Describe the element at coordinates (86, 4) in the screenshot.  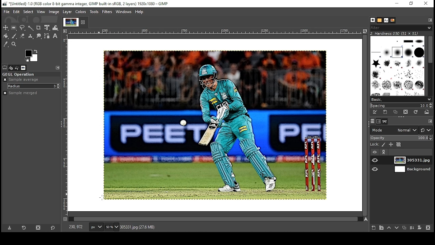
I see `icon and filename` at that location.